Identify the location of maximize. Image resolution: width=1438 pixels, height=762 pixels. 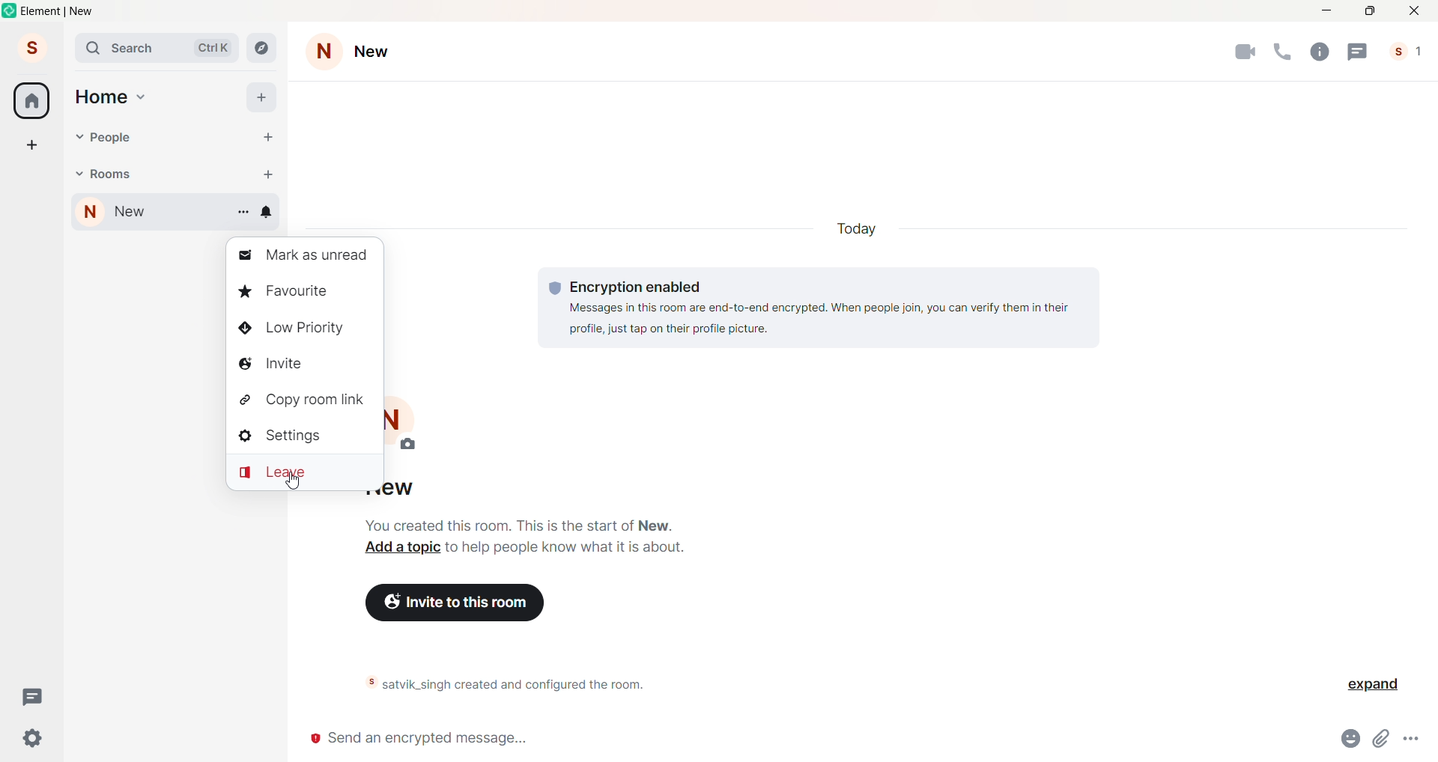
(1370, 13).